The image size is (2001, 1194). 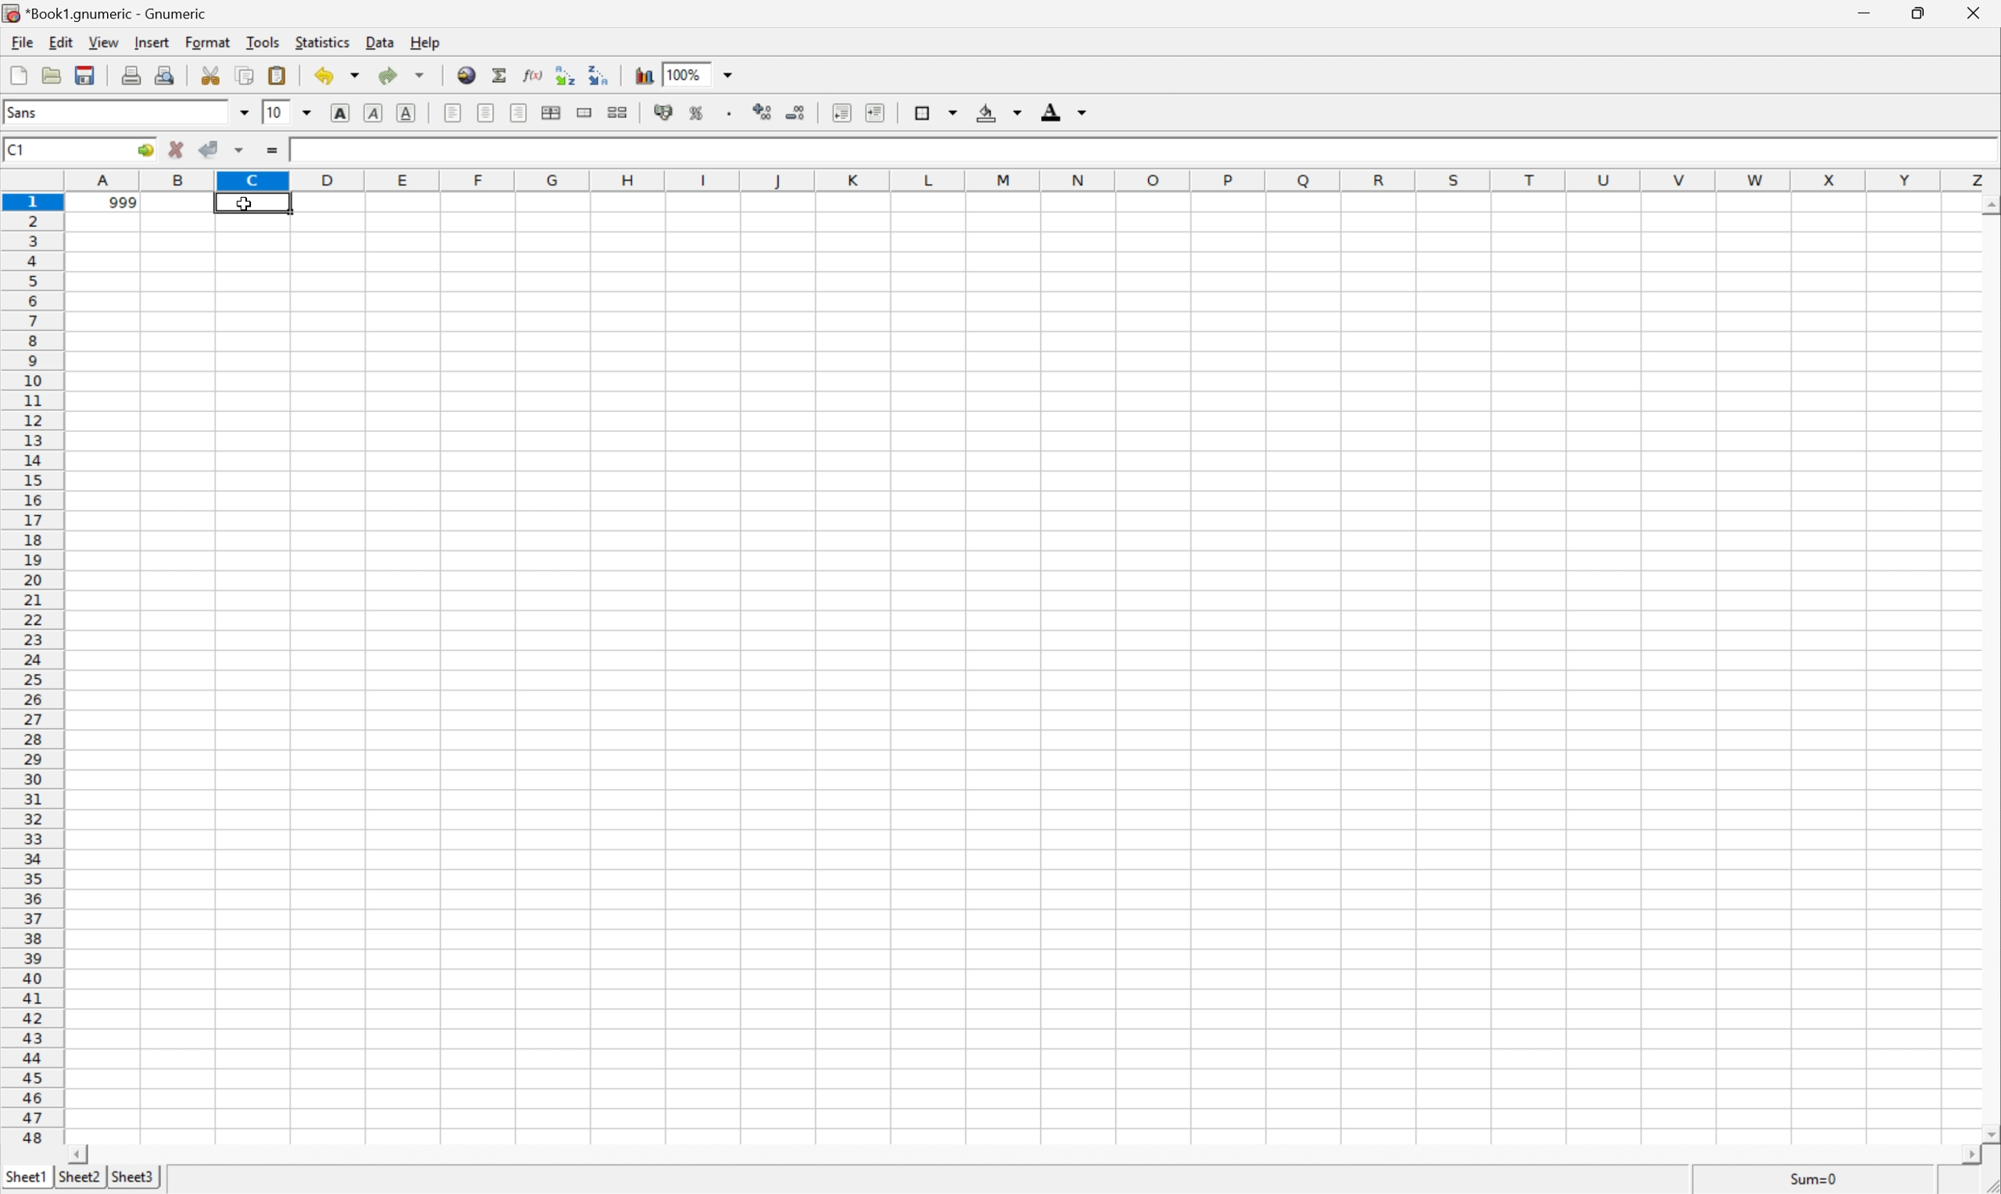 I want to click on go to, so click(x=148, y=150).